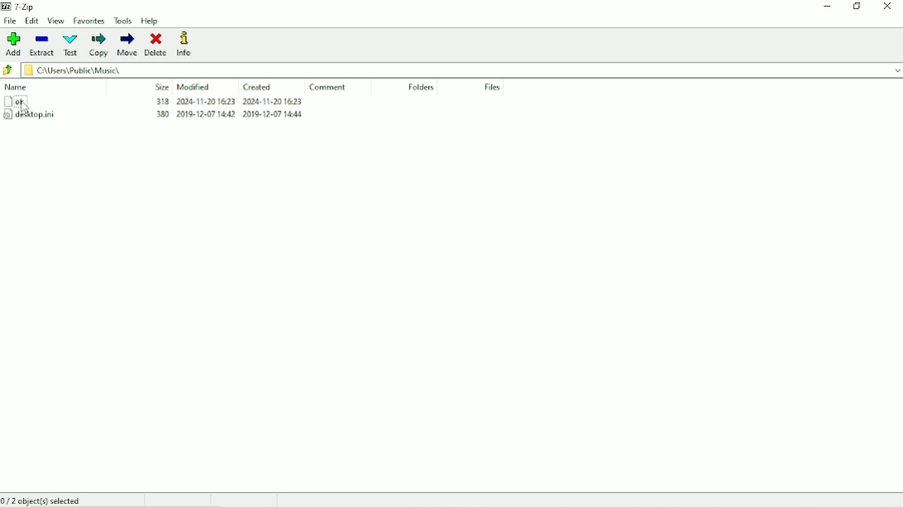 This screenshot has width=903, height=507. Describe the element at coordinates (127, 45) in the screenshot. I see `Move` at that location.